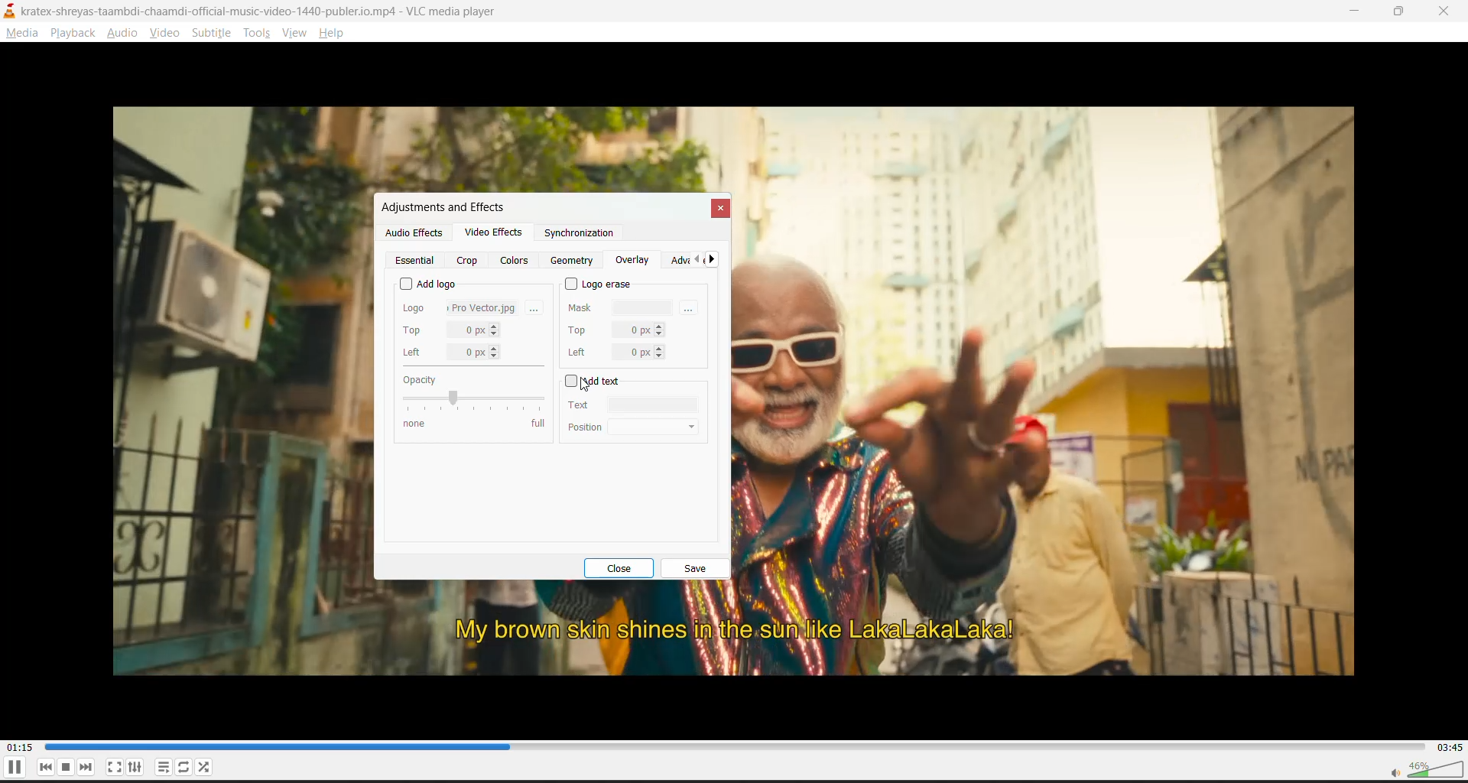 This screenshot has height=783, width=1468. What do you see at coordinates (1445, 13) in the screenshot?
I see `close` at bounding box center [1445, 13].